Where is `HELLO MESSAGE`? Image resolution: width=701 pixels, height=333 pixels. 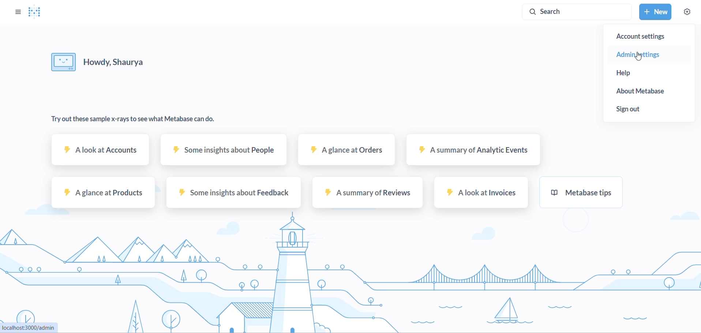 HELLO MESSAGE is located at coordinates (112, 62).